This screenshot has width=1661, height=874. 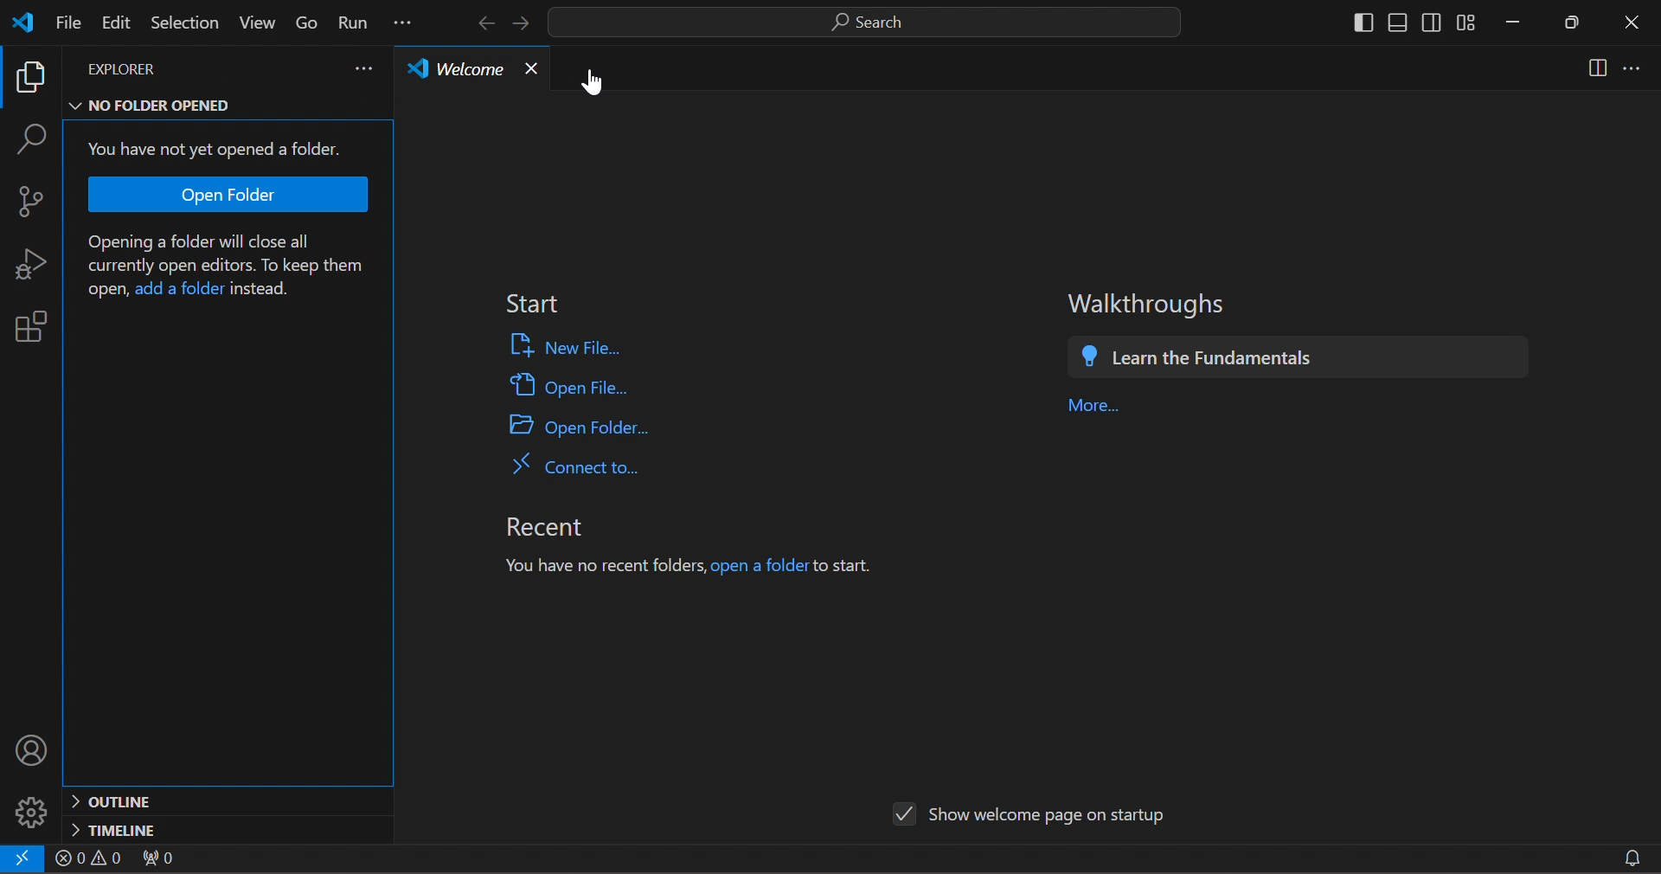 I want to click on recent, so click(x=565, y=524).